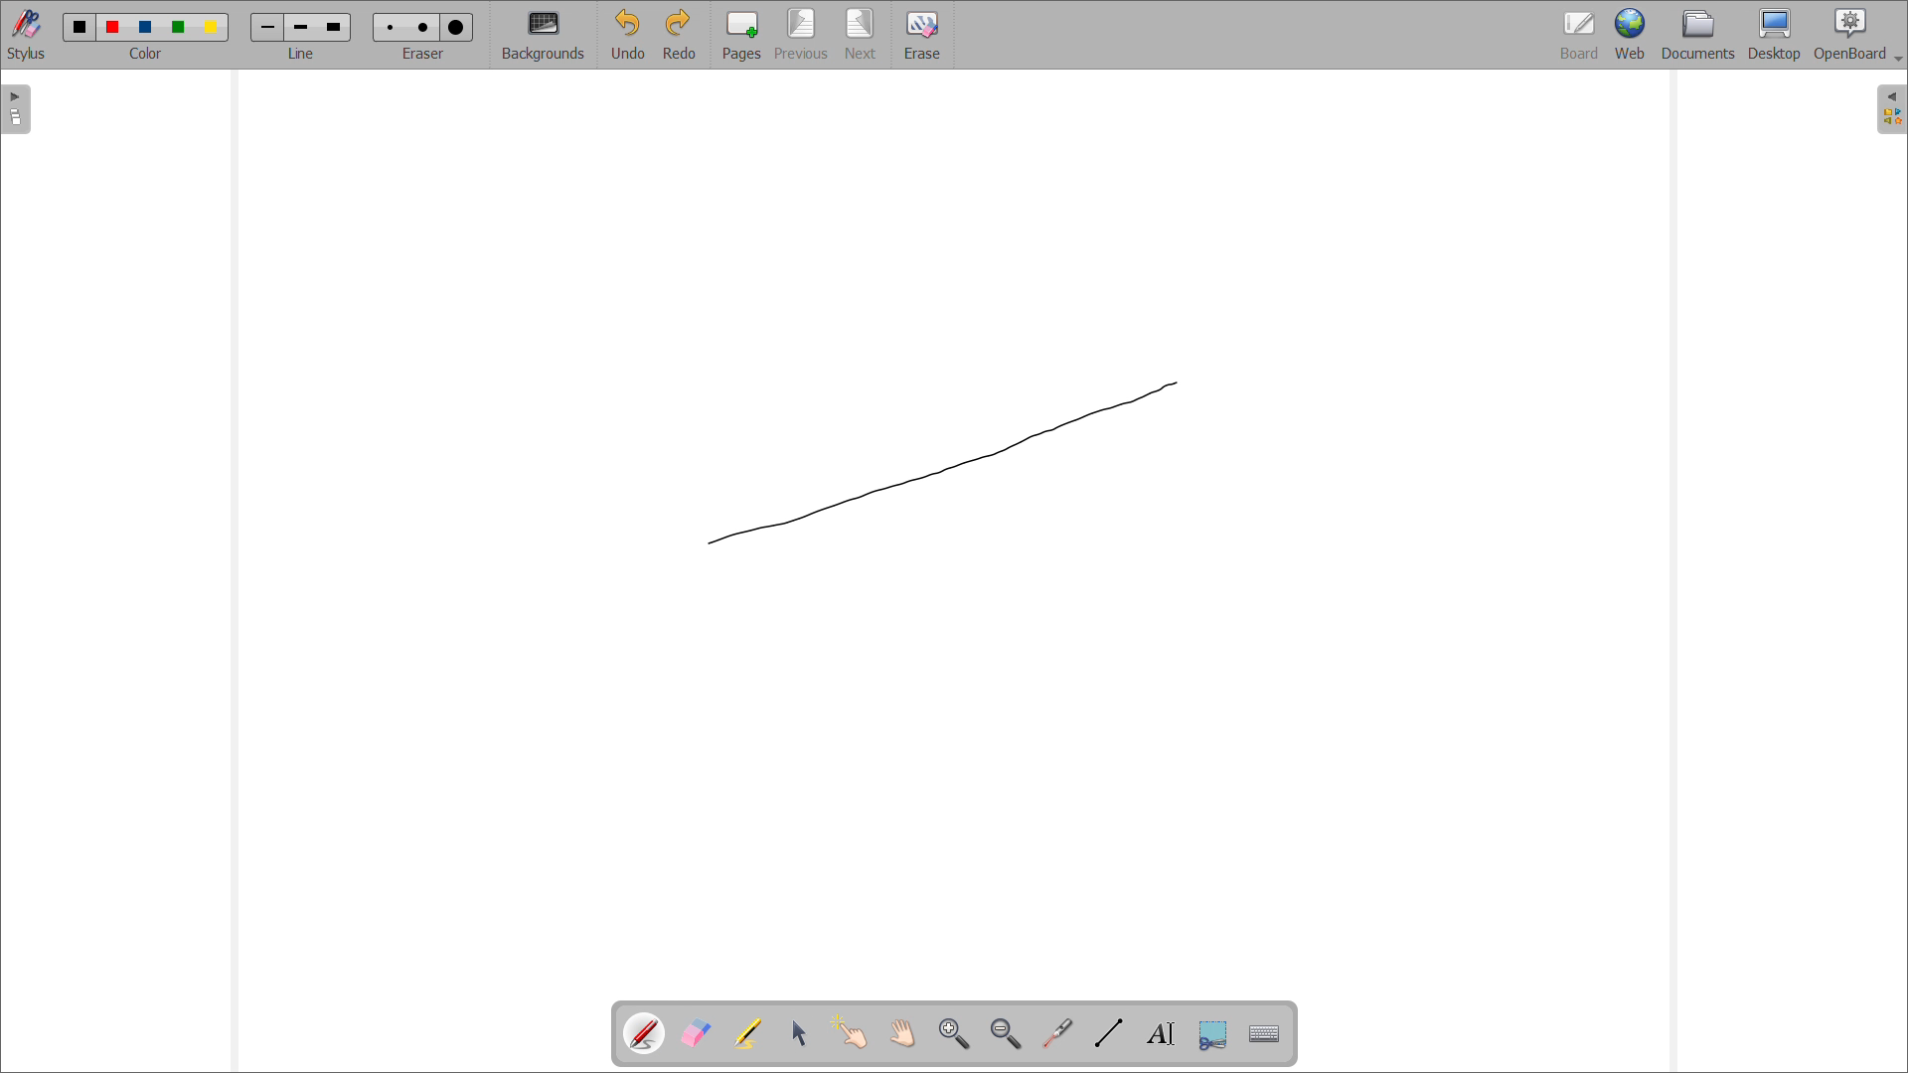 The width and height of the screenshot is (1908, 1073). I want to click on add pages, so click(742, 35).